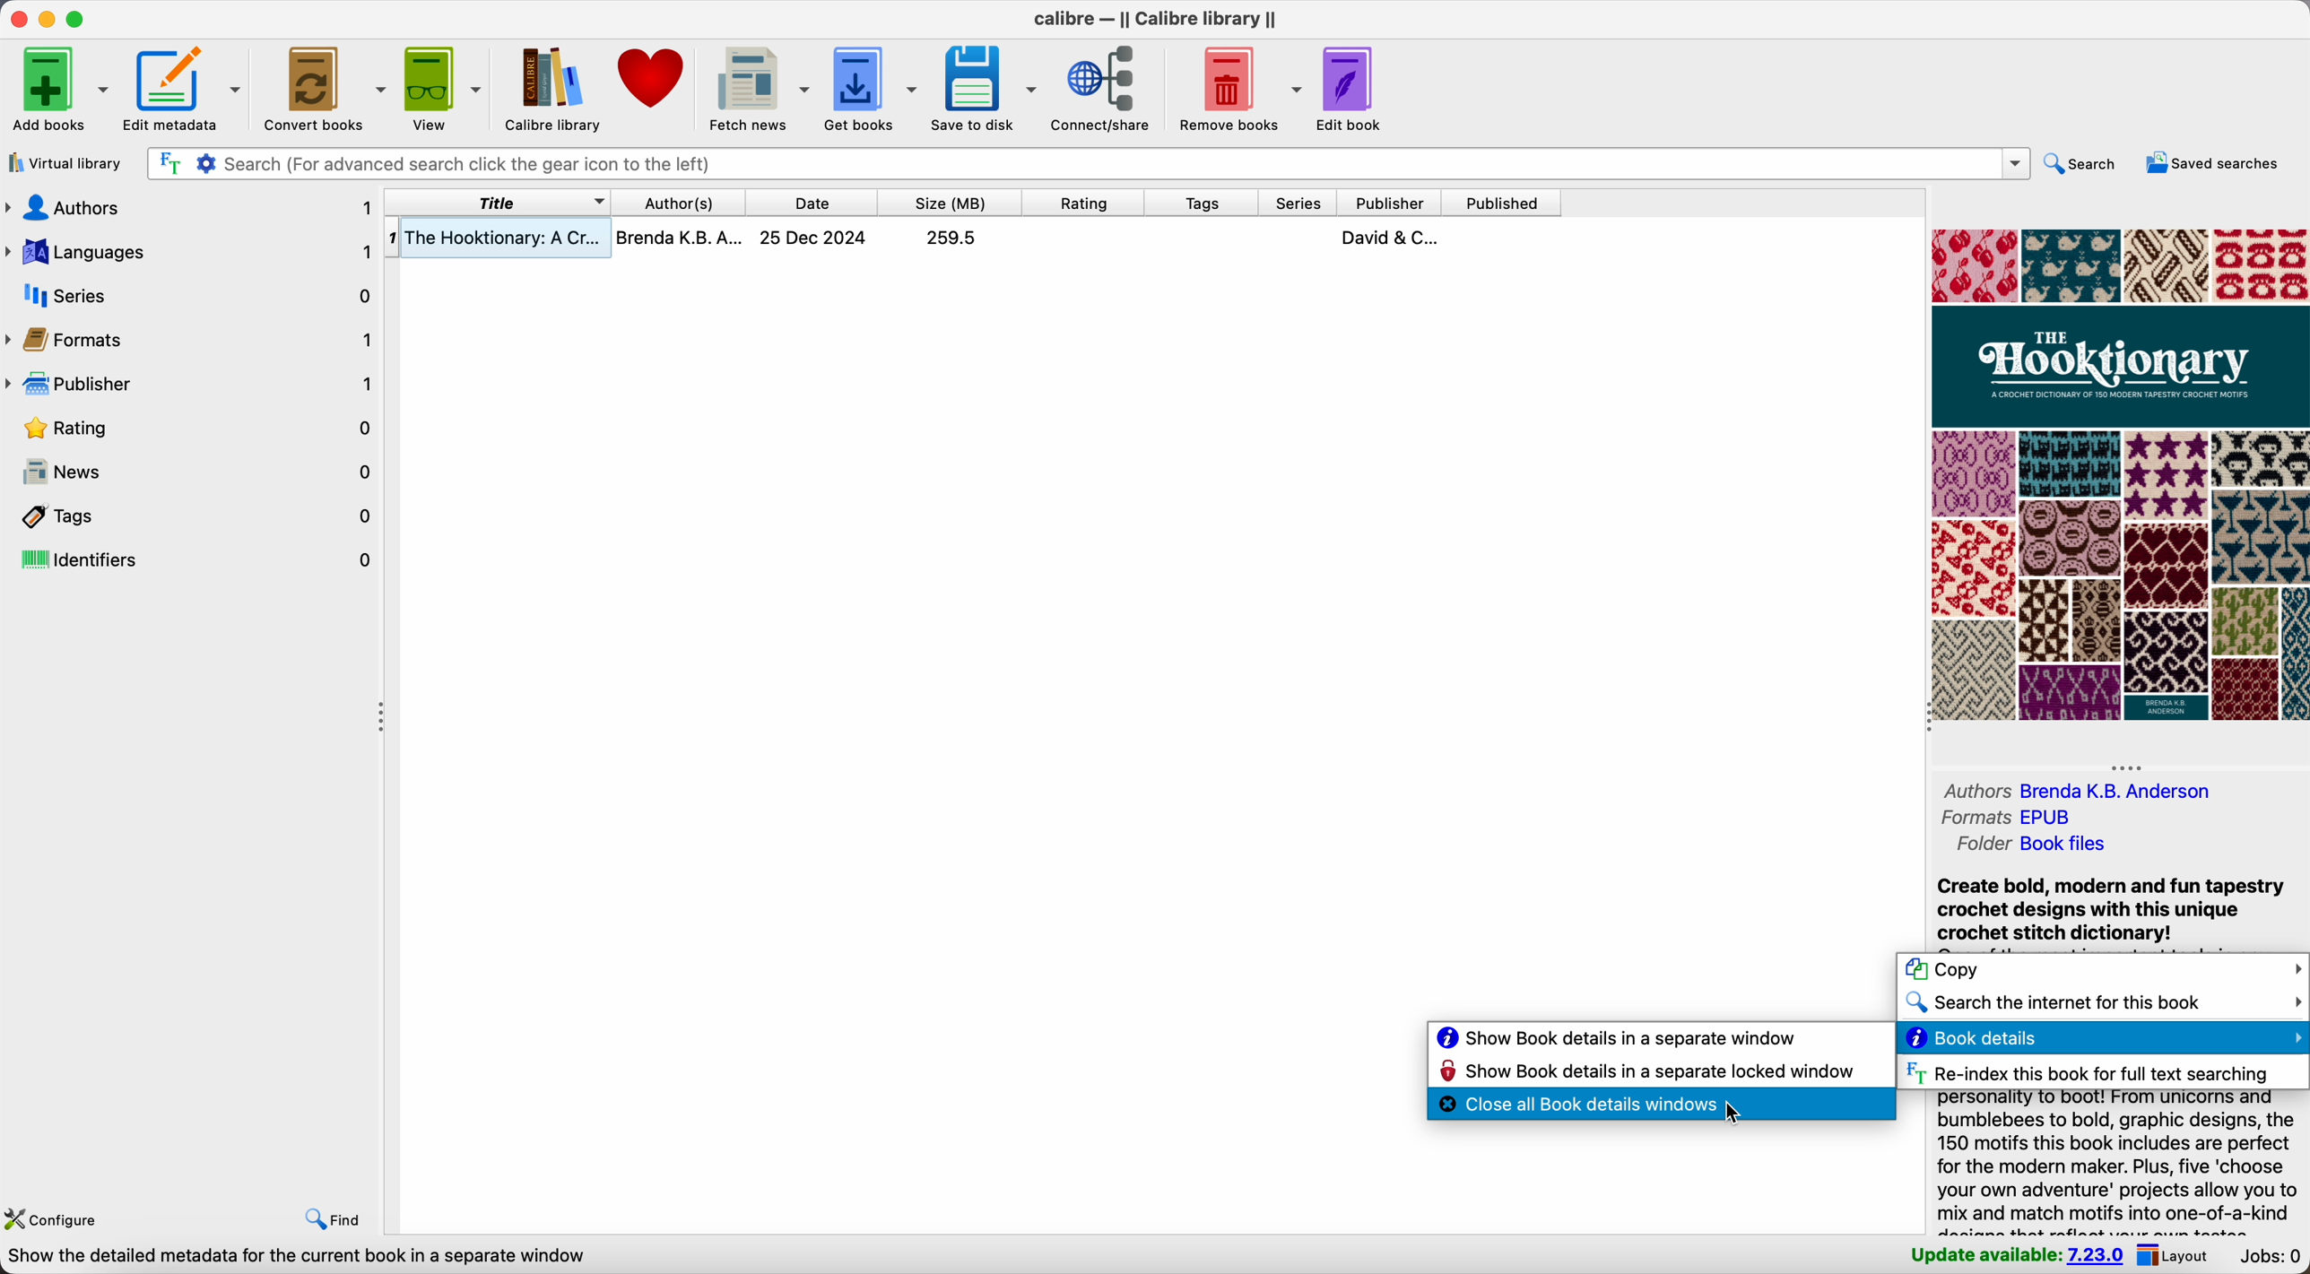  I want to click on book, so click(973, 241).